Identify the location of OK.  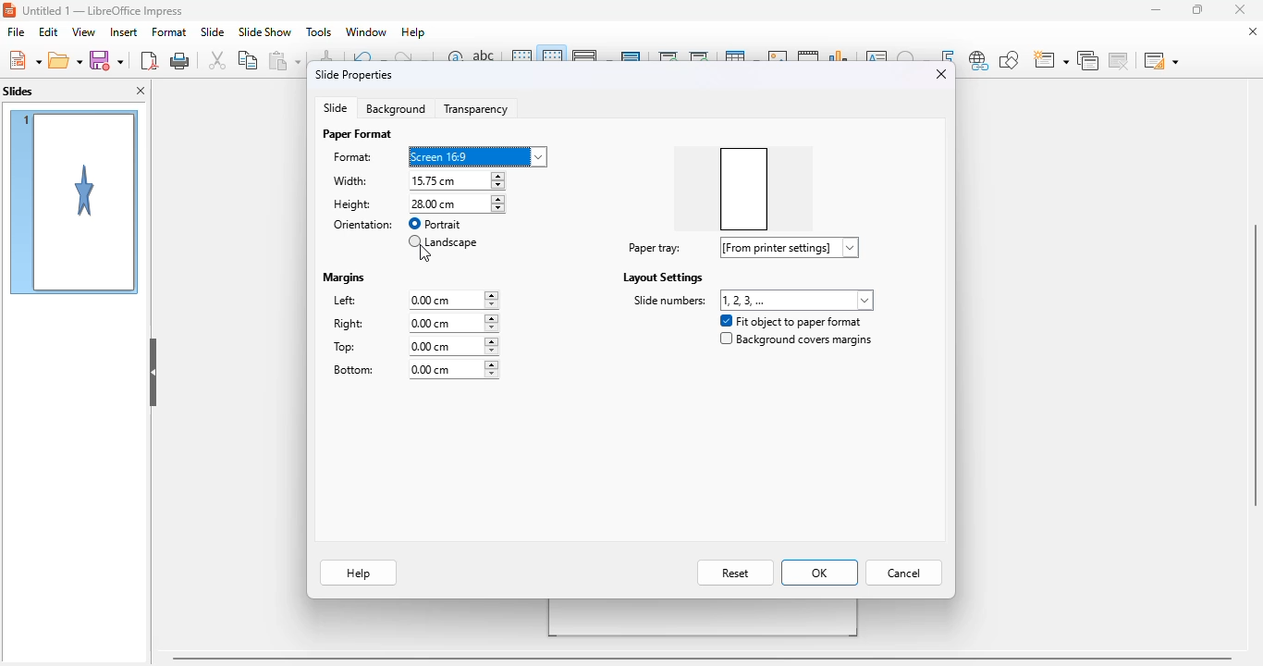
(820, 573).